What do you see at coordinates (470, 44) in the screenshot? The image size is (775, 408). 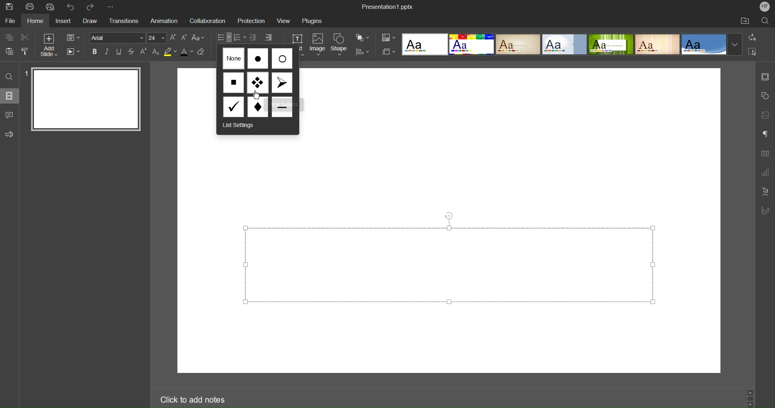 I see `template` at bounding box center [470, 44].